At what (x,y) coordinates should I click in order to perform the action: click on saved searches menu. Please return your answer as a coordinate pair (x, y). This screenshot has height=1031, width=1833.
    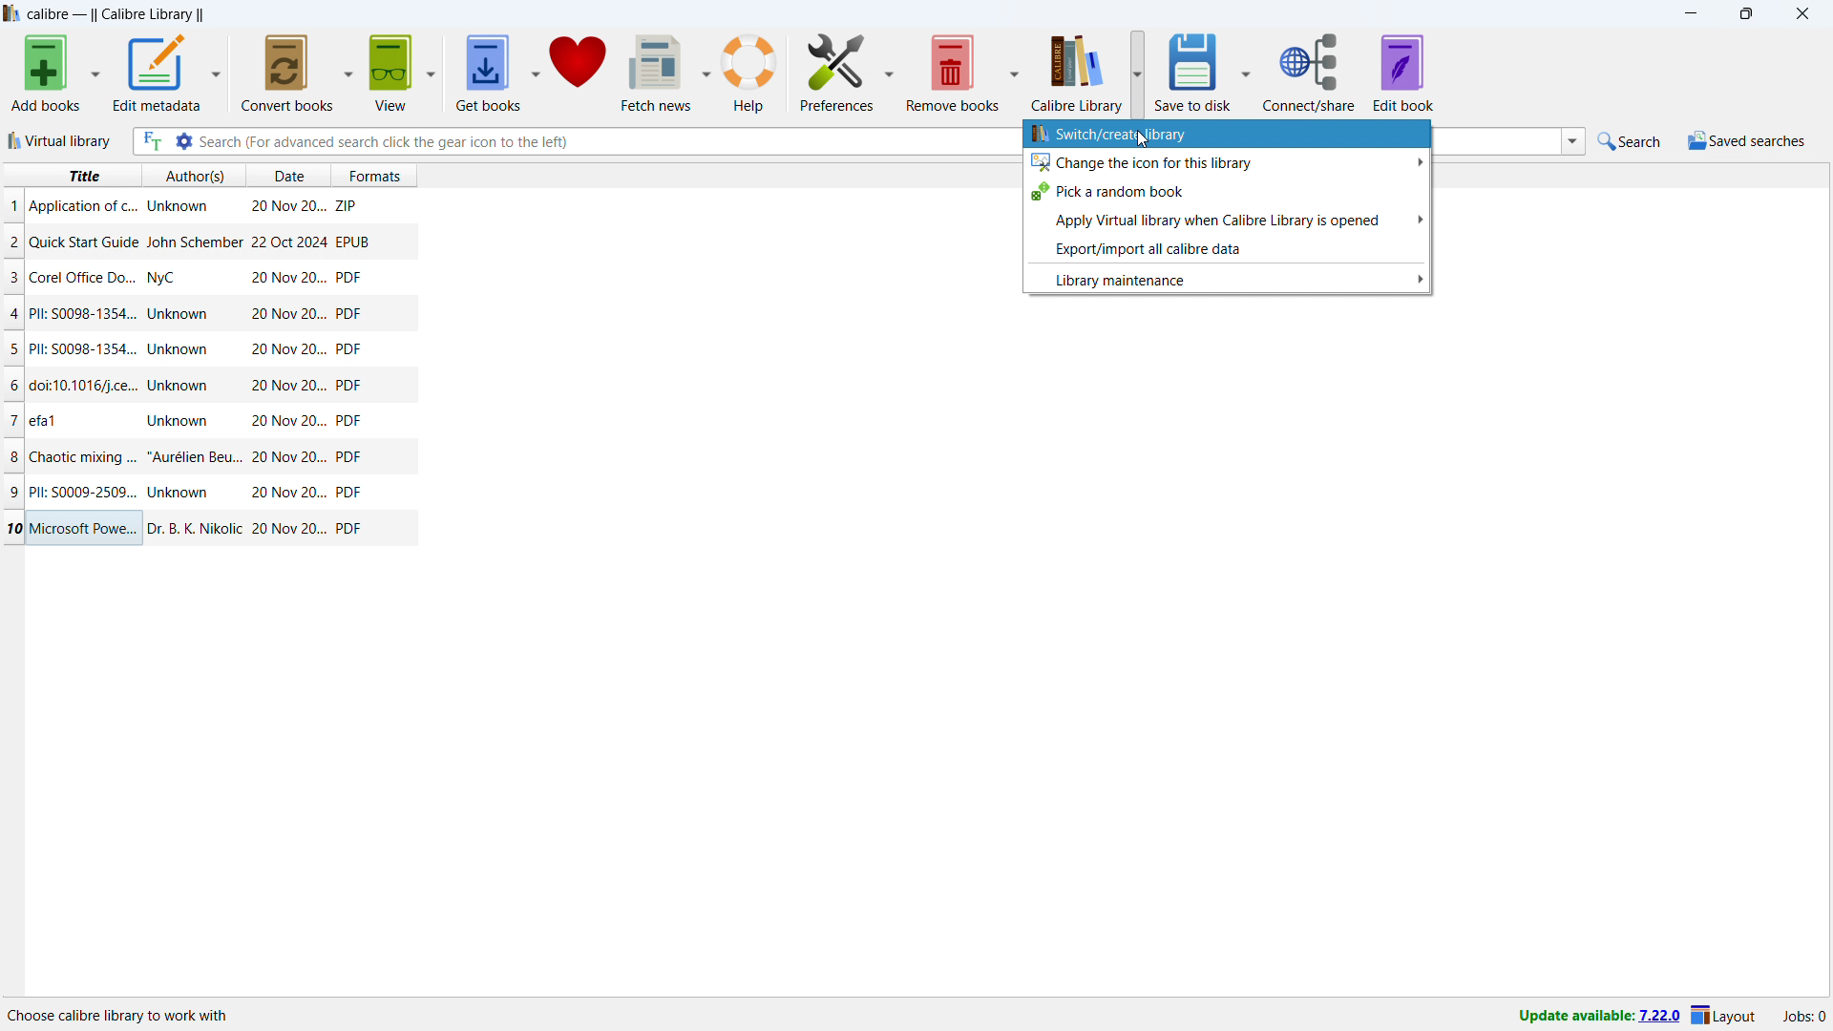
    Looking at the image, I should click on (1746, 141).